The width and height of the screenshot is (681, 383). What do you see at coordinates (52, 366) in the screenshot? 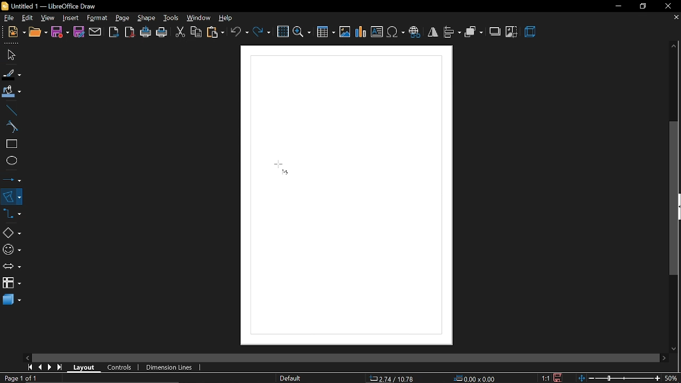
I see `next page` at bounding box center [52, 366].